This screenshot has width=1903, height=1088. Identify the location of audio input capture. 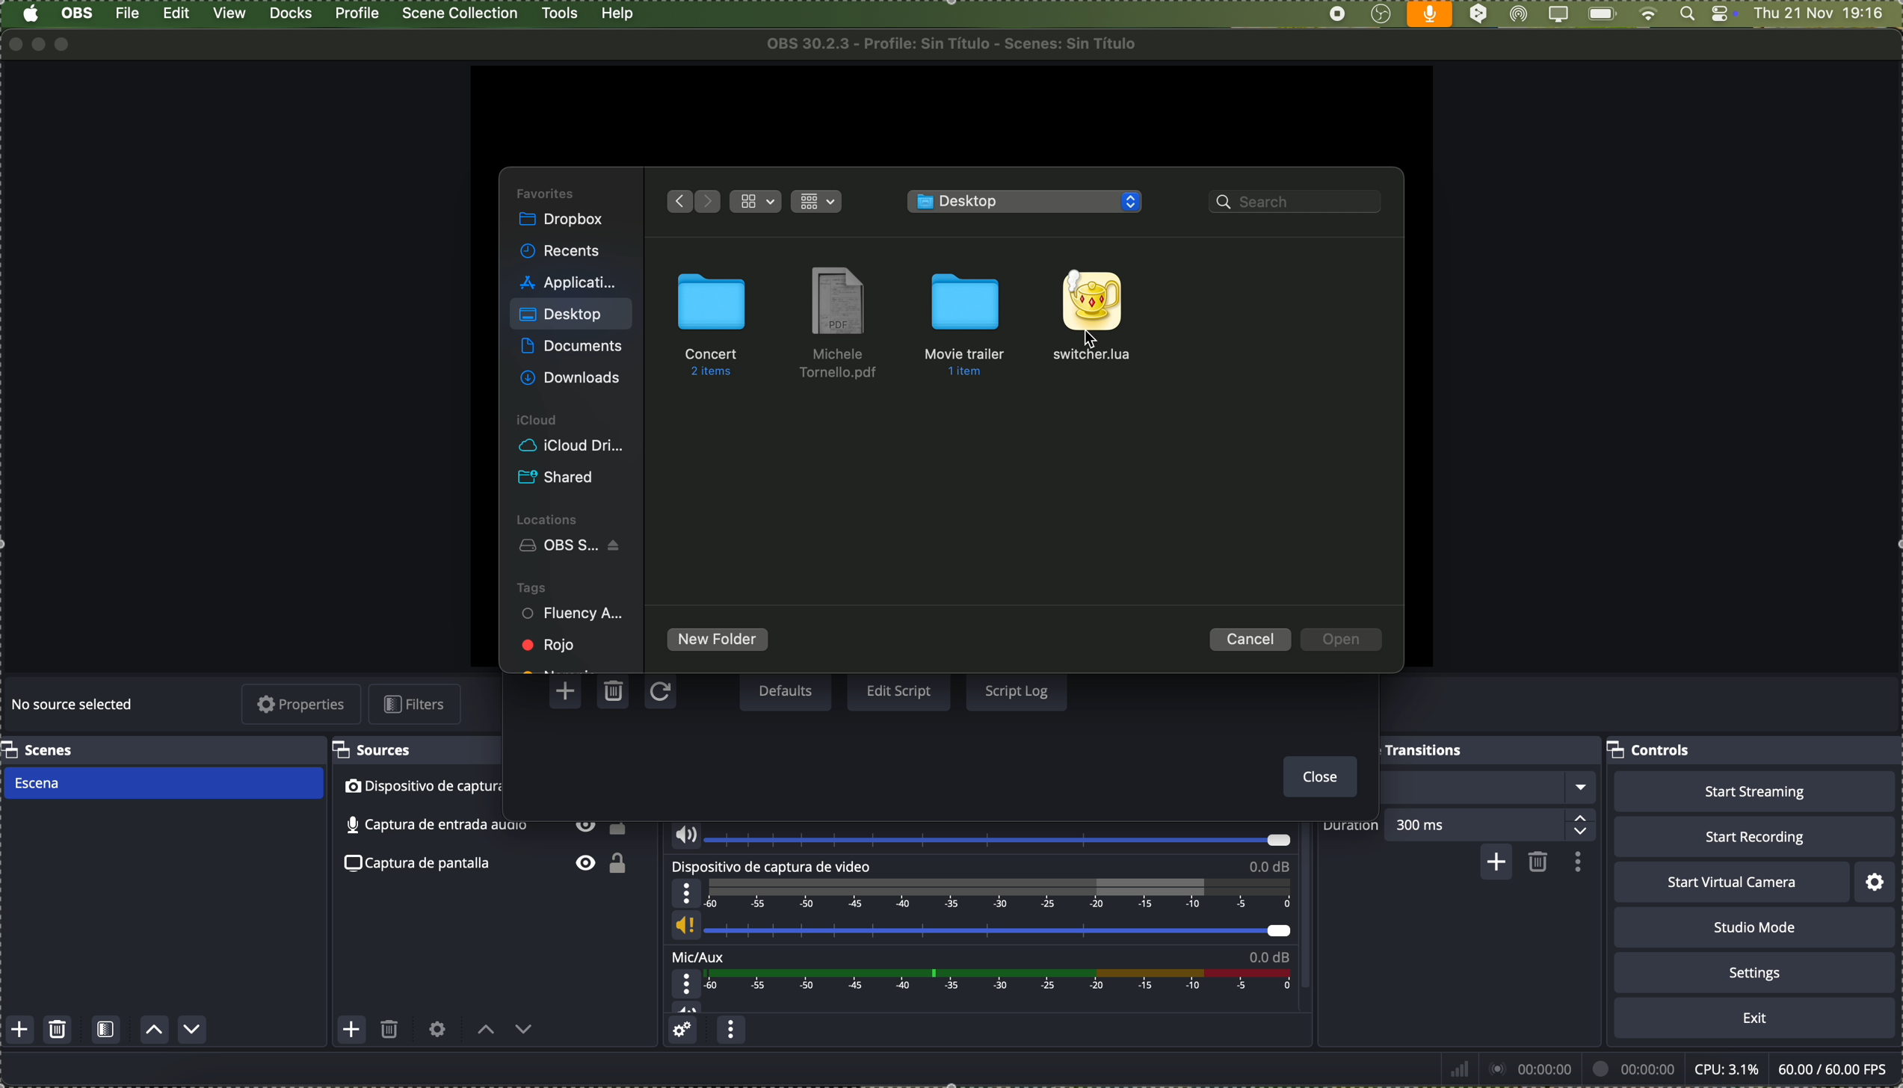
(978, 835).